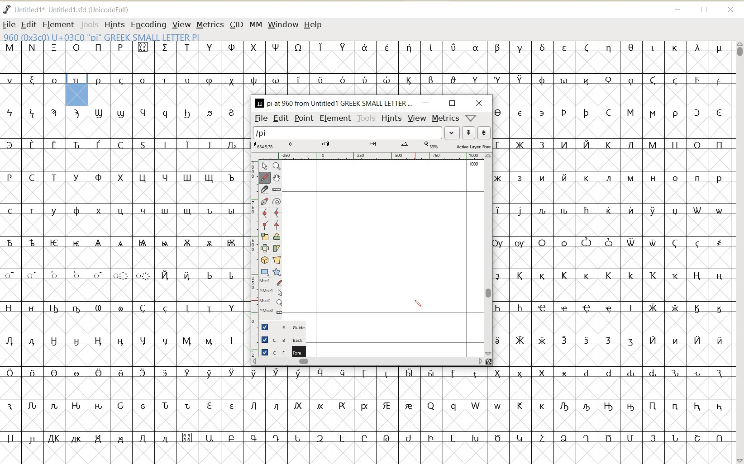  Describe the element at coordinates (314, 24) in the screenshot. I see `HELP` at that location.